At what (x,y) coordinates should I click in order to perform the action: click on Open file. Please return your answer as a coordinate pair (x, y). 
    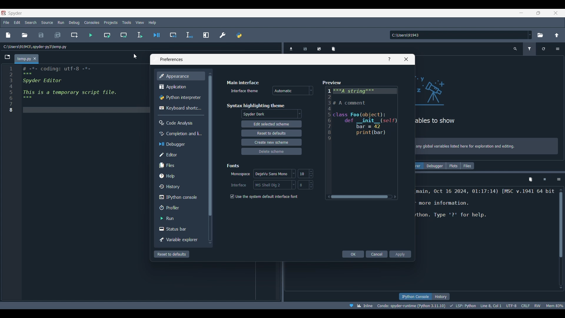
    Looking at the image, I should click on (25, 35).